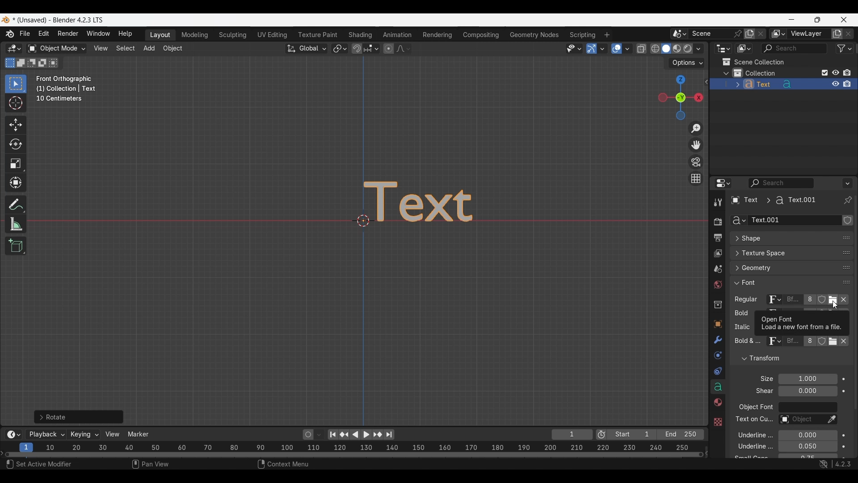 This screenshot has height=483, width=858. What do you see at coordinates (642, 49) in the screenshot?
I see `Toggle X-ray` at bounding box center [642, 49].